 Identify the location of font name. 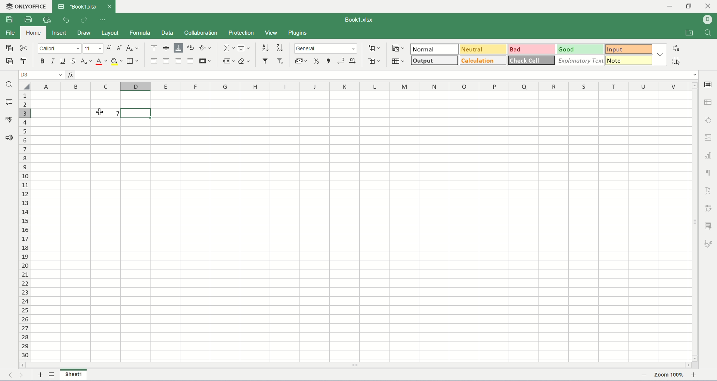
(60, 49).